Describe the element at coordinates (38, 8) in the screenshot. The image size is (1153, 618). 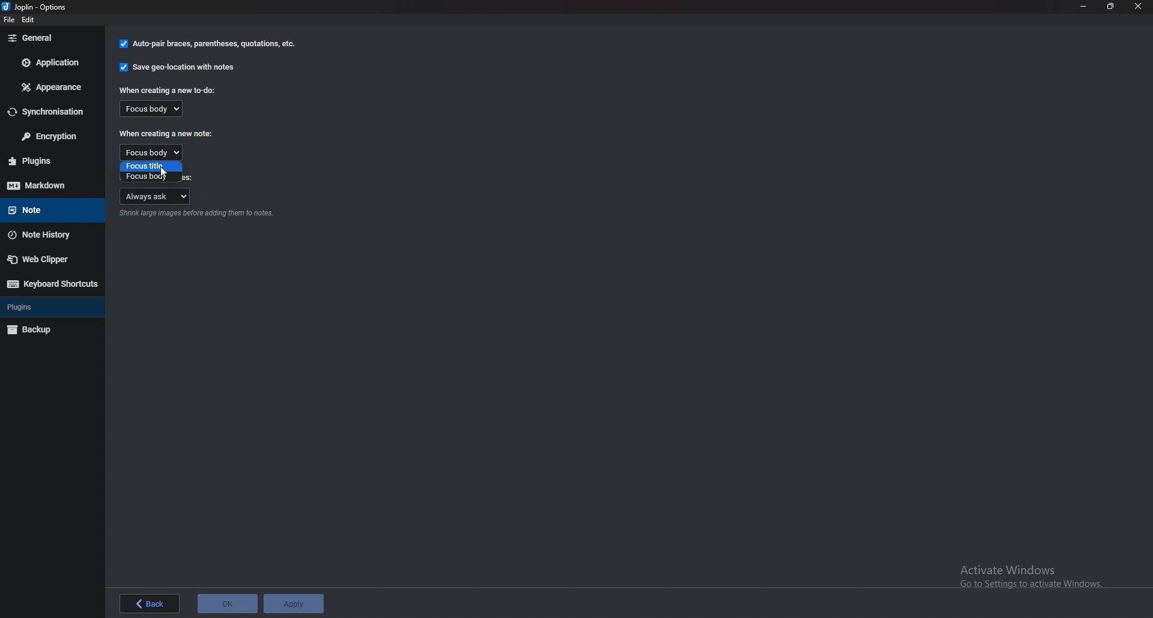
I see `options` at that location.